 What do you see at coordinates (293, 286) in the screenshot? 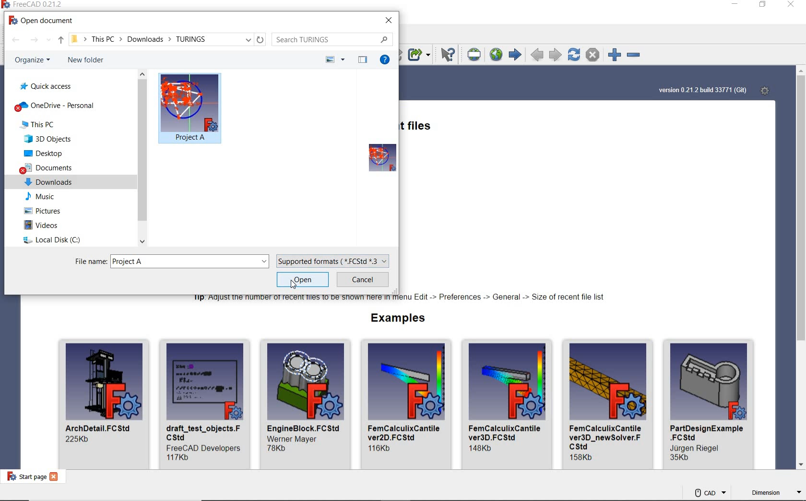
I see `cursor` at bounding box center [293, 286].